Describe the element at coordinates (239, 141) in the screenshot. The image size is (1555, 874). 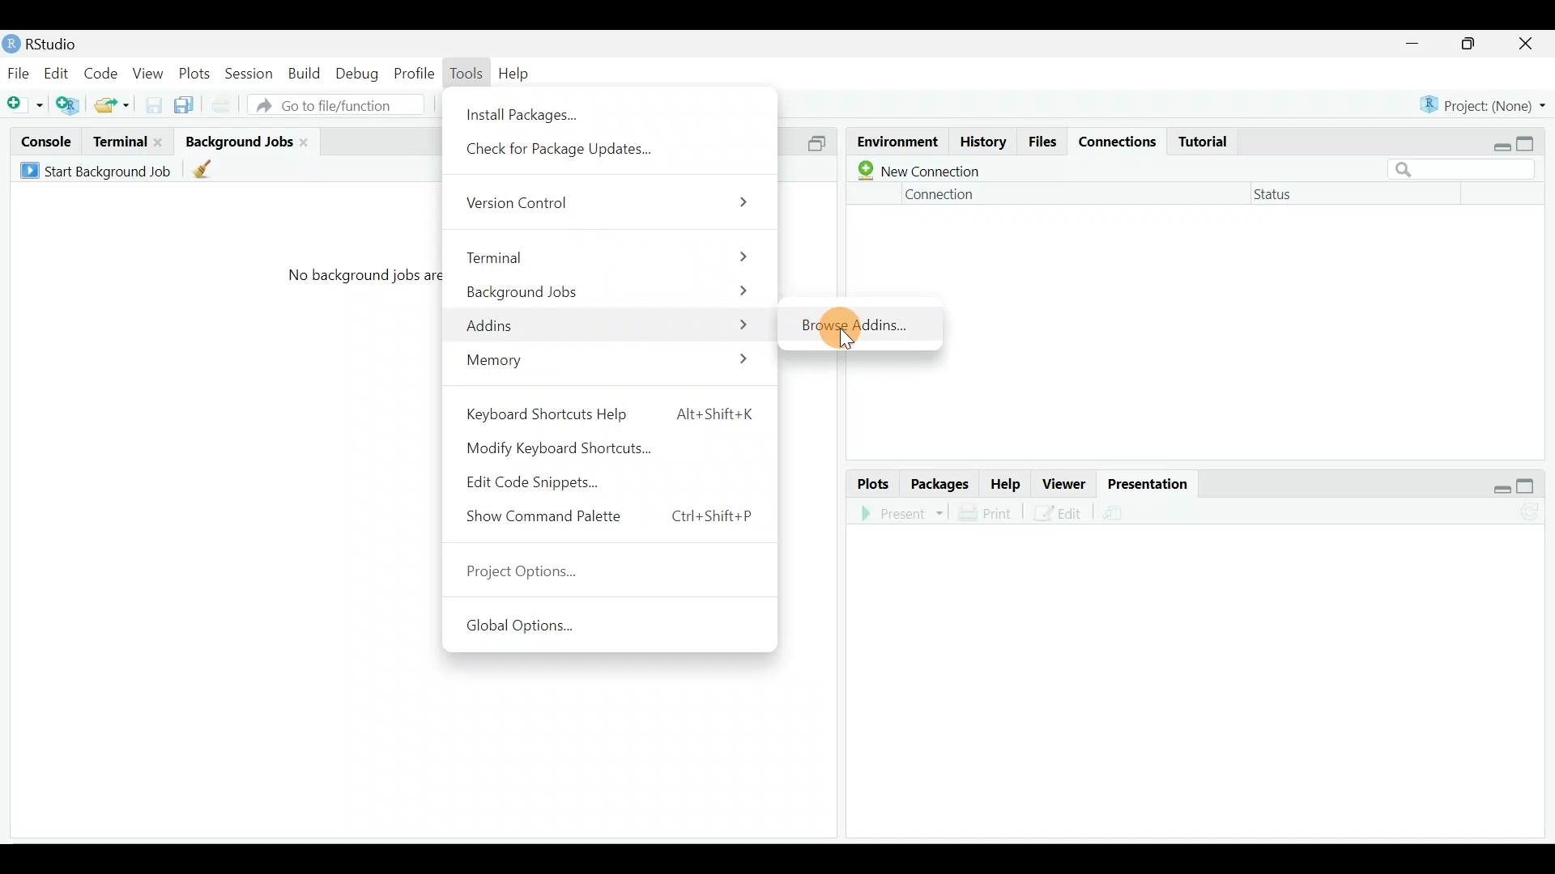
I see `Background jobs` at that location.